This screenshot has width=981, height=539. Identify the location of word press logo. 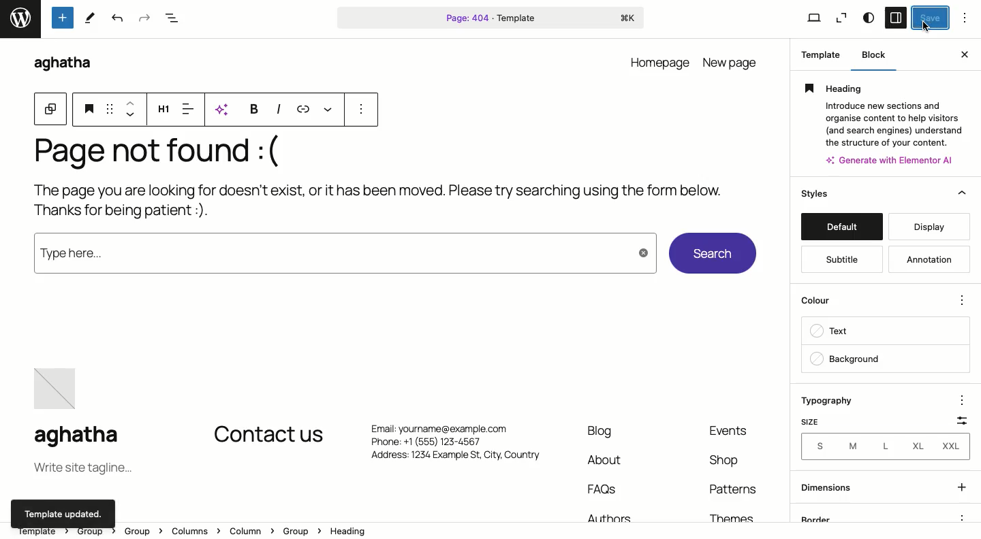
(20, 19).